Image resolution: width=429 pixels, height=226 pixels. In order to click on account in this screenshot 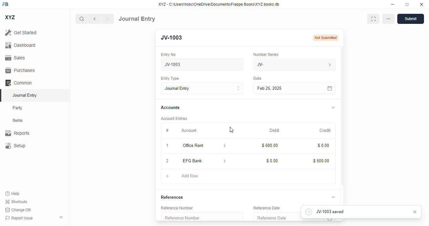, I will do `click(189, 131)`.